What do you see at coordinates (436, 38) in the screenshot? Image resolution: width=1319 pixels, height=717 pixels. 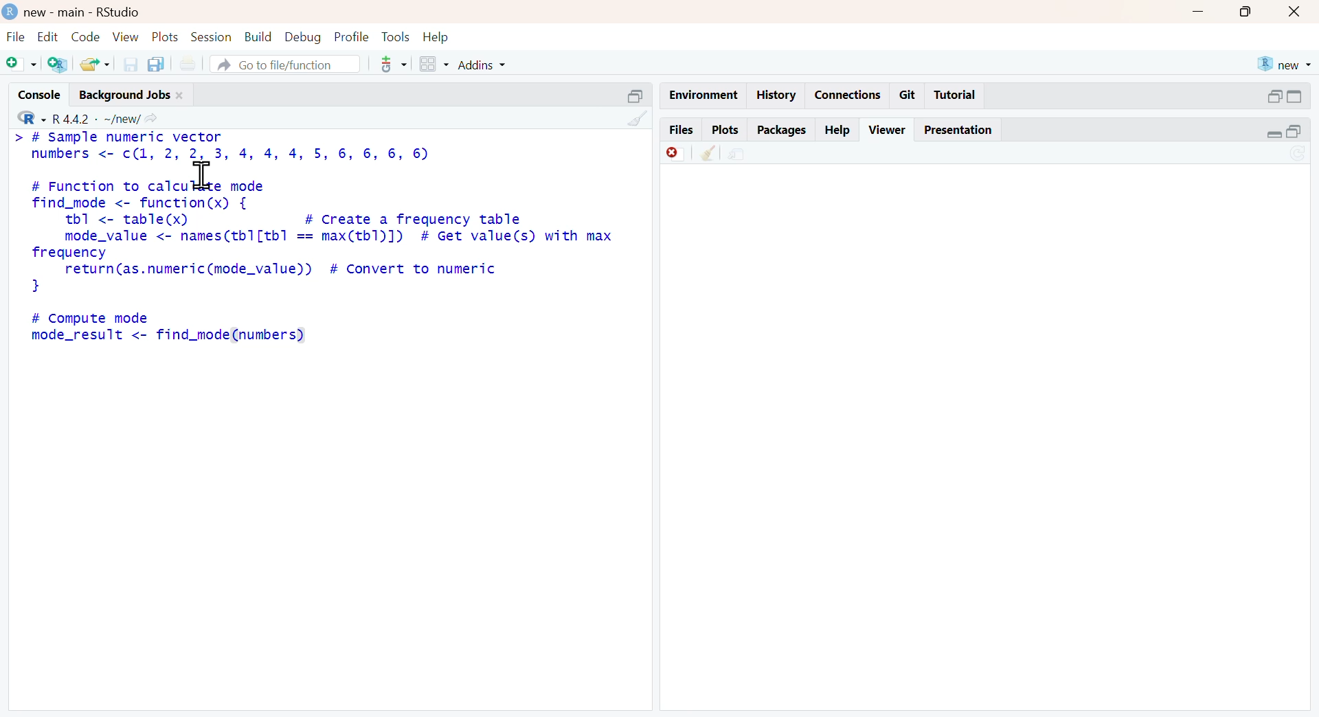 I see `help` at bounding box center [436, 38].